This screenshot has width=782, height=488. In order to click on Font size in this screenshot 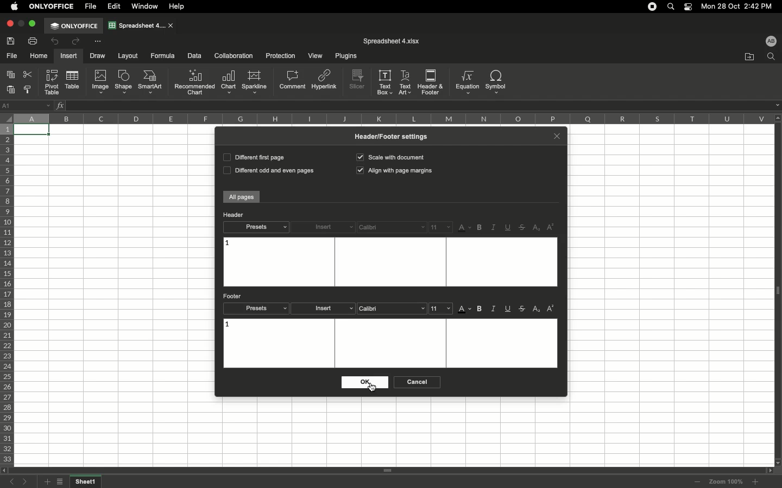, I will do `click(441, 227)`.